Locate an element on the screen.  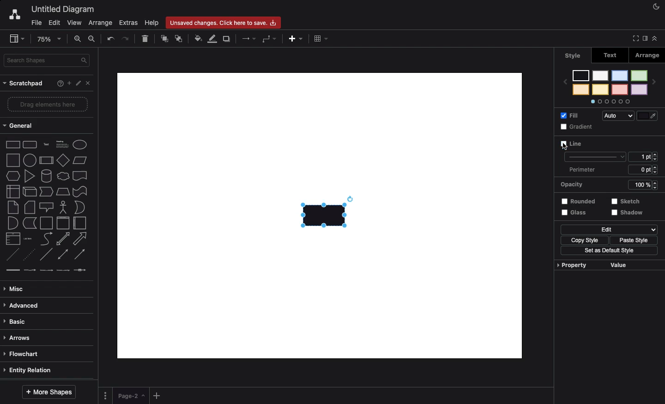
step is located at coordinates (44, 191).